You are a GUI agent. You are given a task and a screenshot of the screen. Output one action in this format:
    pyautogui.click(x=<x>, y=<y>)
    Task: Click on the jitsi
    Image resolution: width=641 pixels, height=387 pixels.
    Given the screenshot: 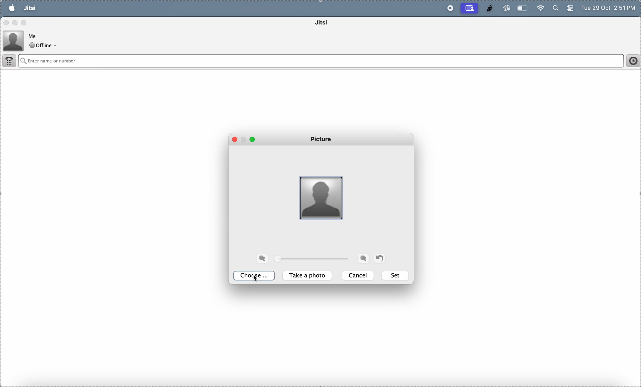 What is the action you would take?
    pyautogui.click(x=487, y=8)
    